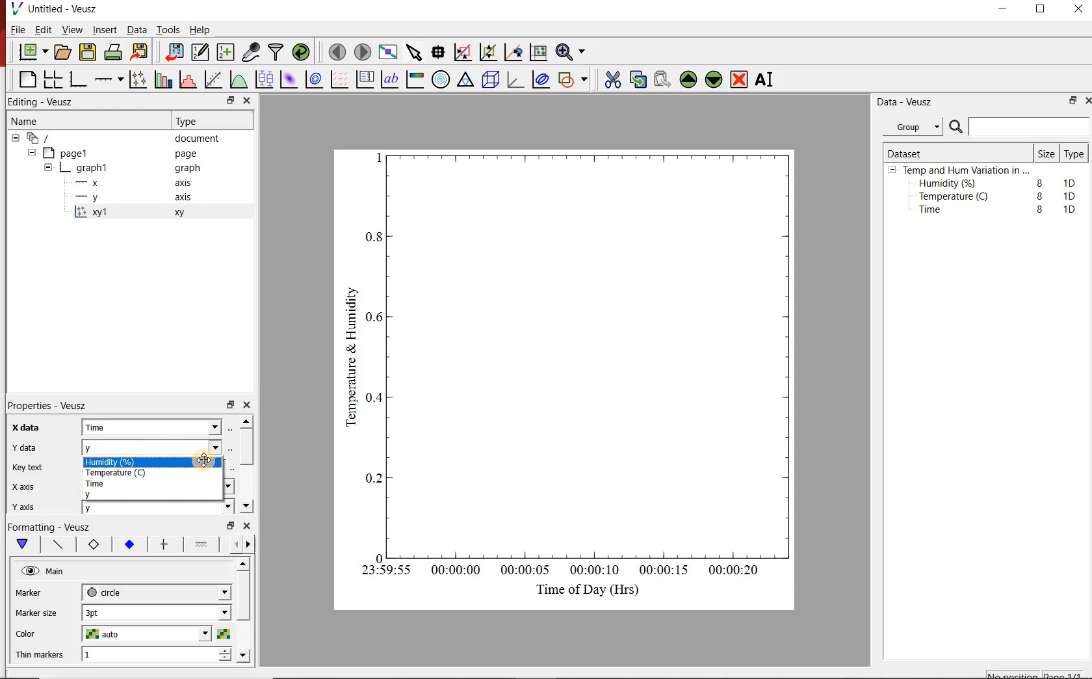 The width and height of the screenshot is (1092, 679). Describe the element at coordinates (467, 81) in the screenshot. I see `ternary graph` at that location.